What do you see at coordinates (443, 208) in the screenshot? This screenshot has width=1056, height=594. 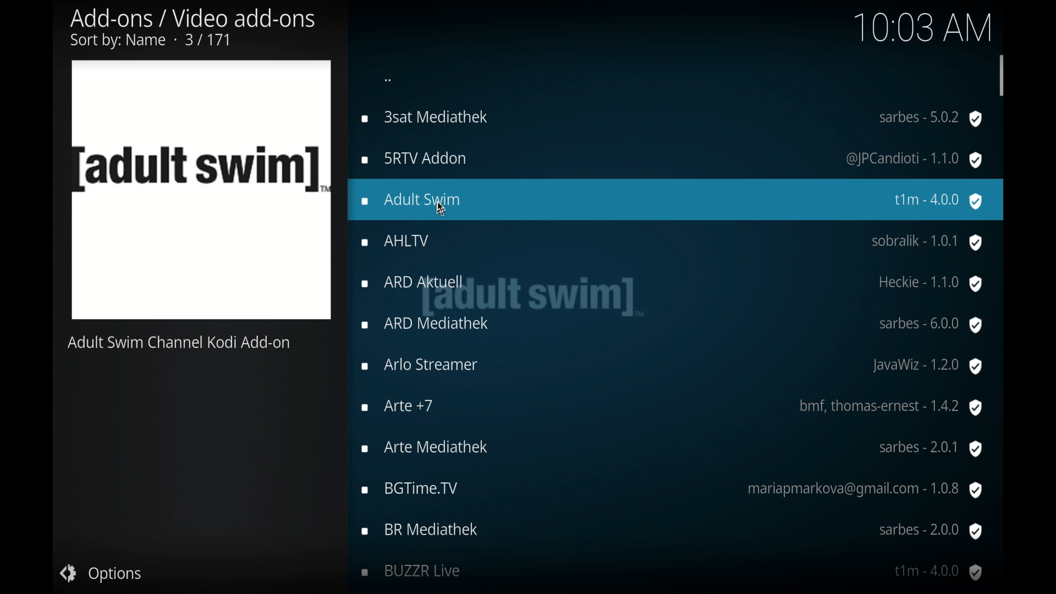 I see `Curosr` at bounding box center [443, 208].